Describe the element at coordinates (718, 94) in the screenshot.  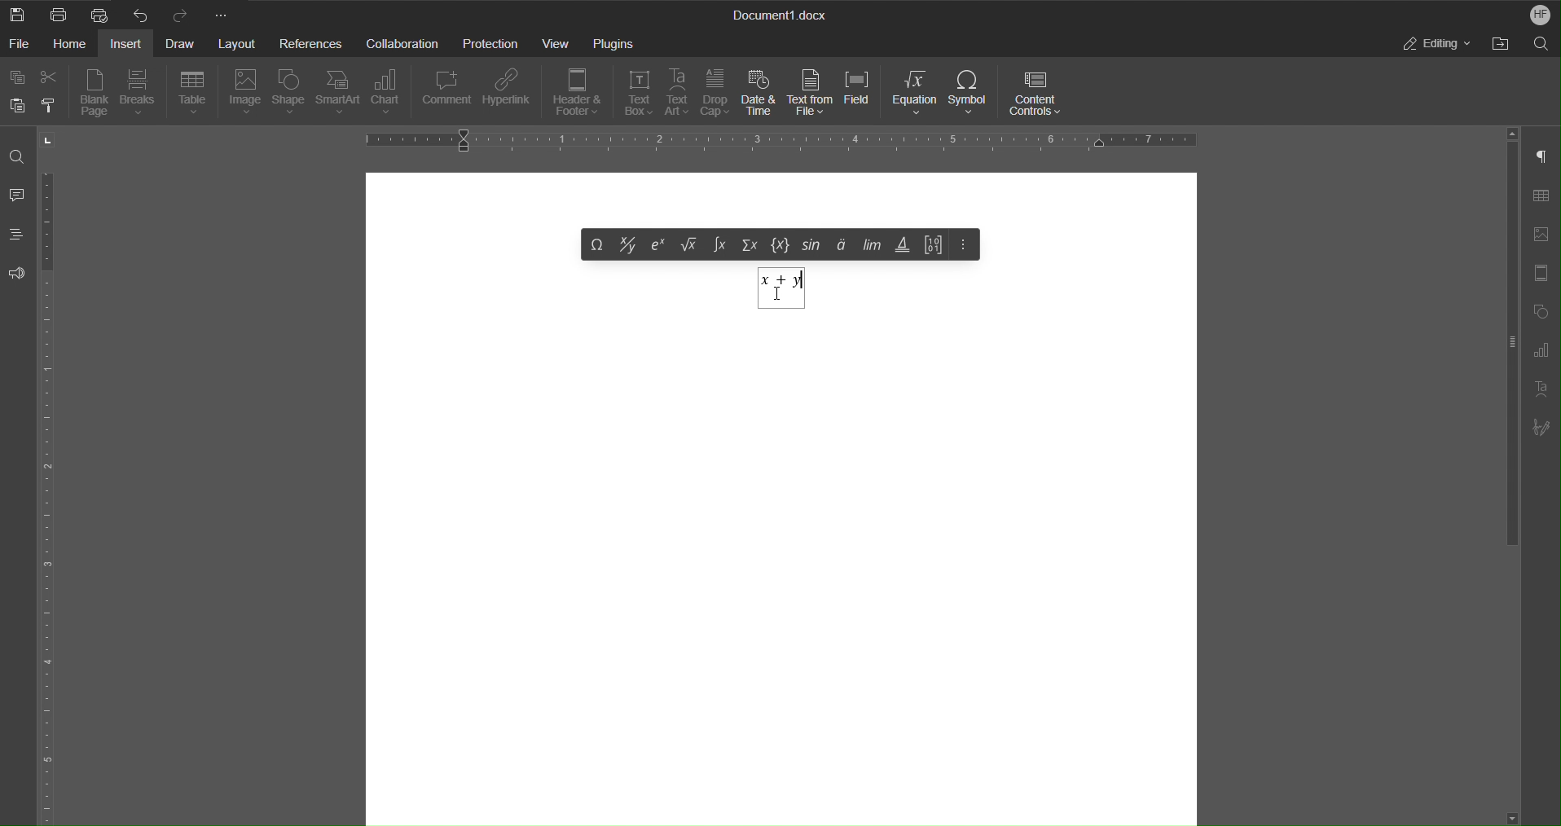
I see `Drop Cap` at that location.